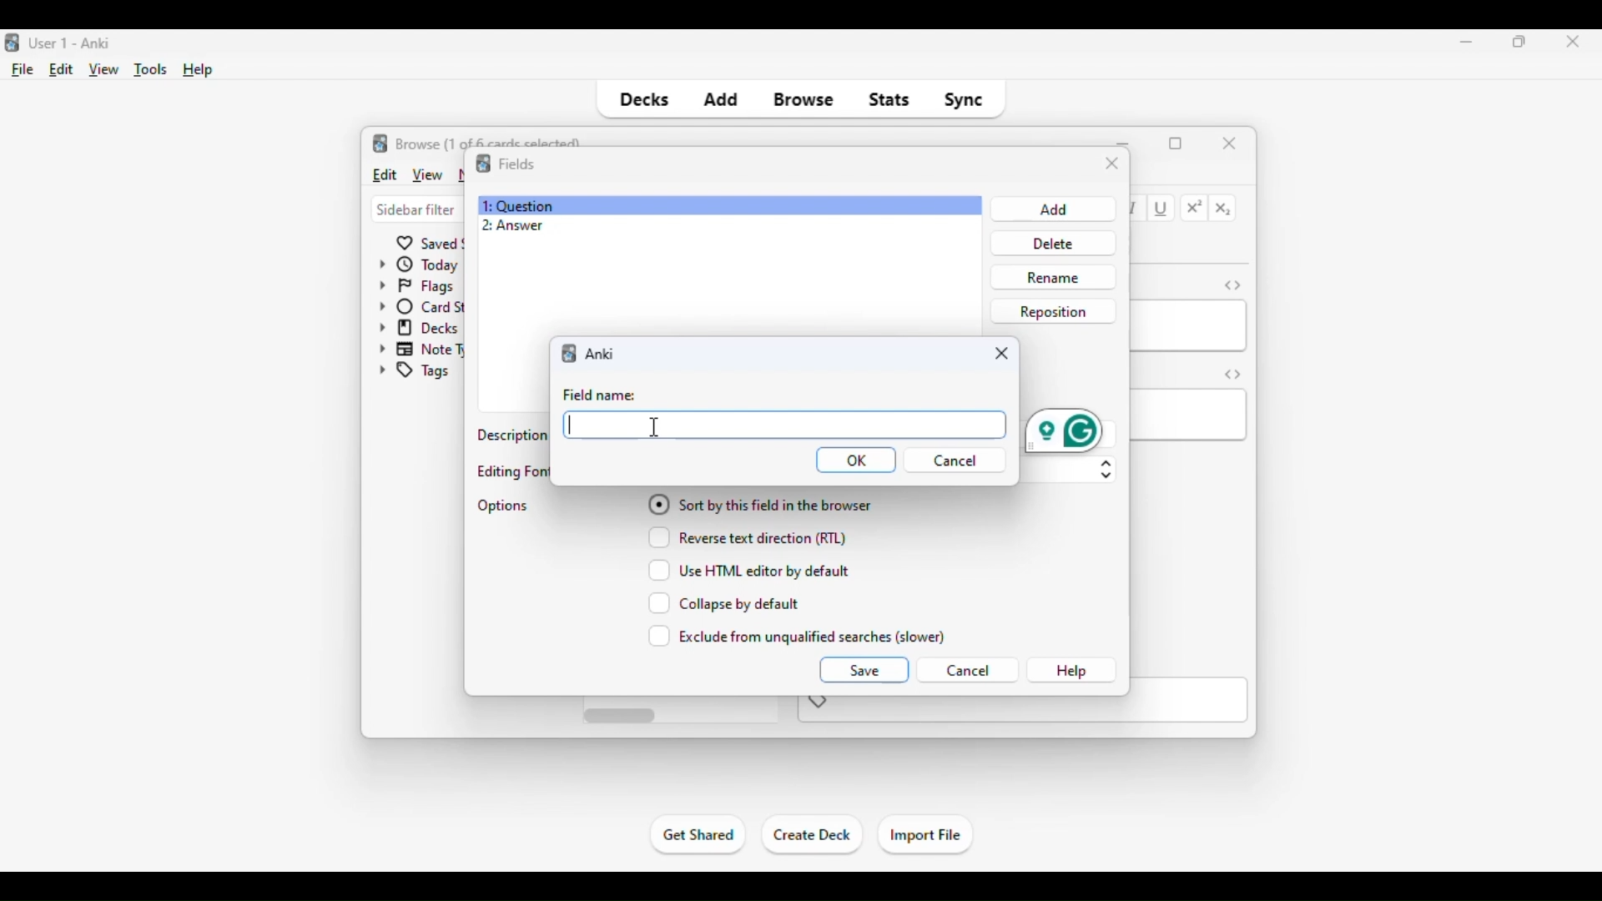 The height and width of the screenshot is (901, 1602). Describe the element at coordinates (804, 100) in the screenshot. I see `browse` at that location.